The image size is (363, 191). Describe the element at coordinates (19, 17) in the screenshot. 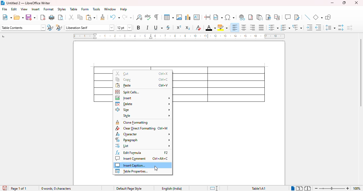

I see `open` at that location.